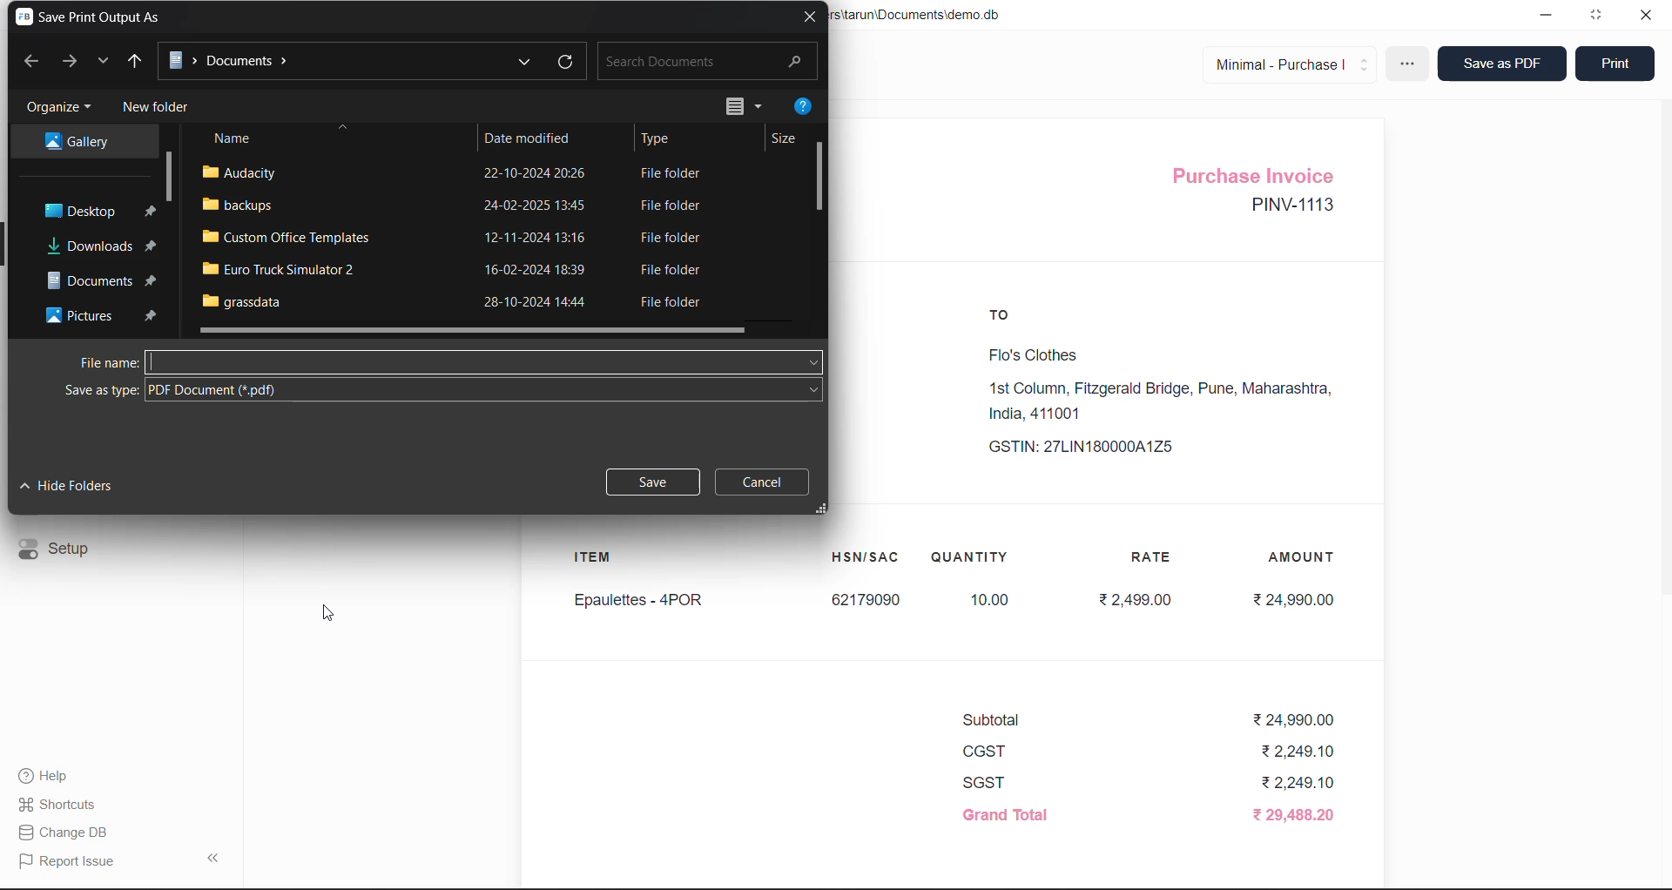 The image size is (1672, 890). What do you see at coordinates (1598, 15) in the screenshot?
I see `window mode` at bounding box center [1598, 15].